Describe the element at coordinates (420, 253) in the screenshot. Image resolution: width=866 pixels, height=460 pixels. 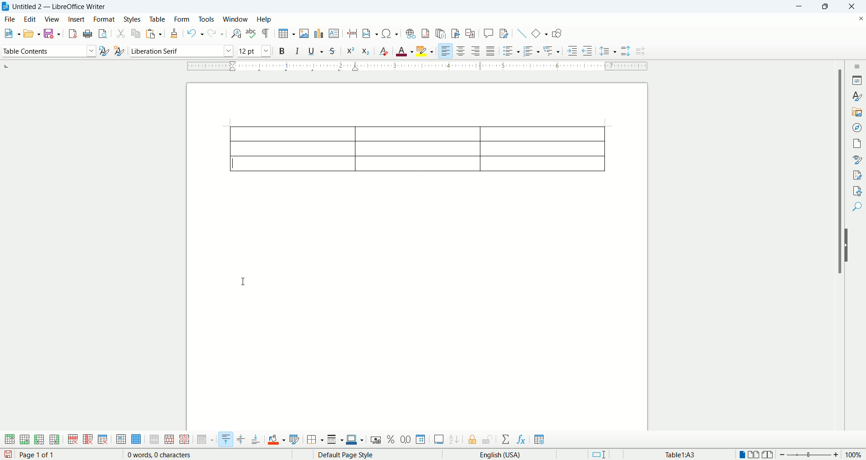
I see `page` at that location.